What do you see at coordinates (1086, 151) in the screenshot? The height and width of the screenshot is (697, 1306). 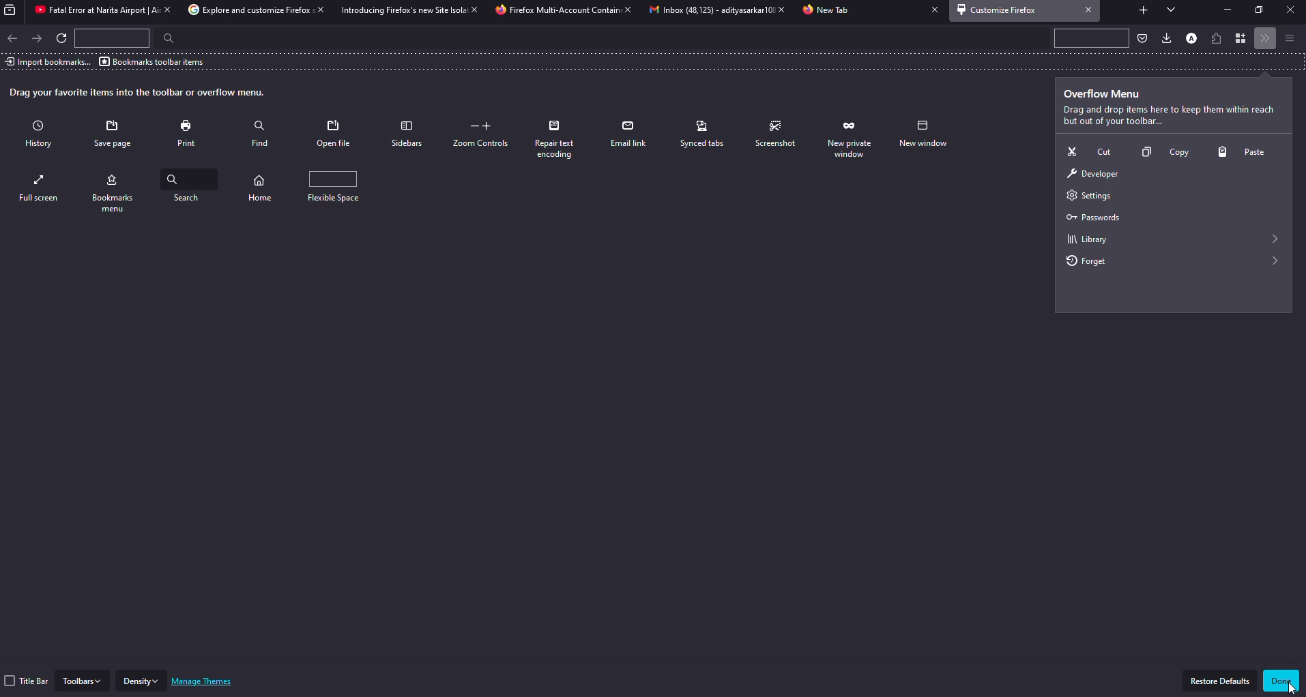 I see `cut` at bounding box center [1086, 151].